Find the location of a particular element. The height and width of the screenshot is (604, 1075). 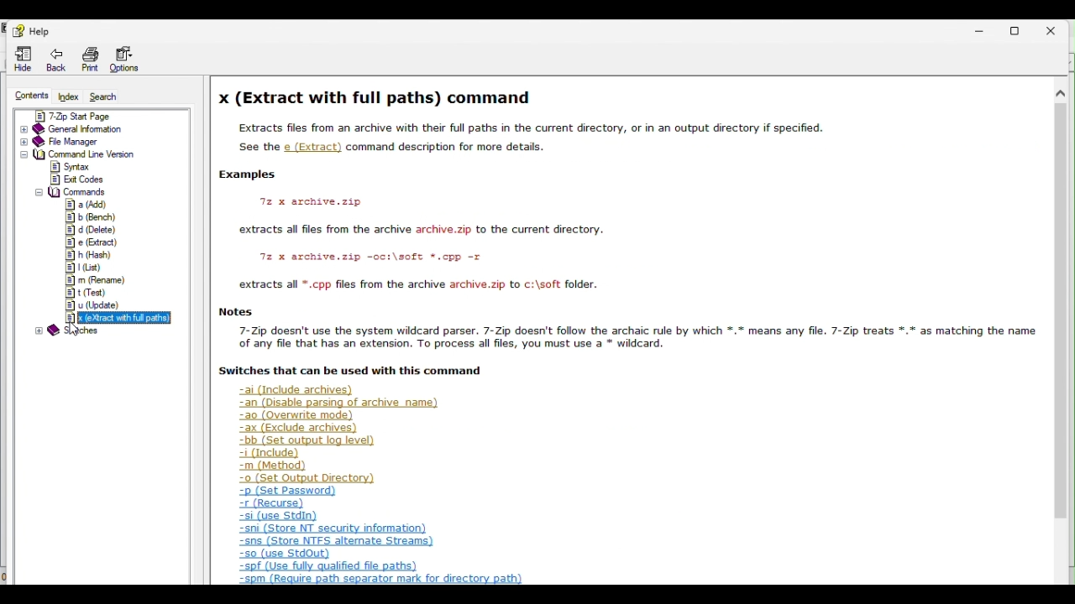

h (Harsh) is located at coordinates (92, 254).